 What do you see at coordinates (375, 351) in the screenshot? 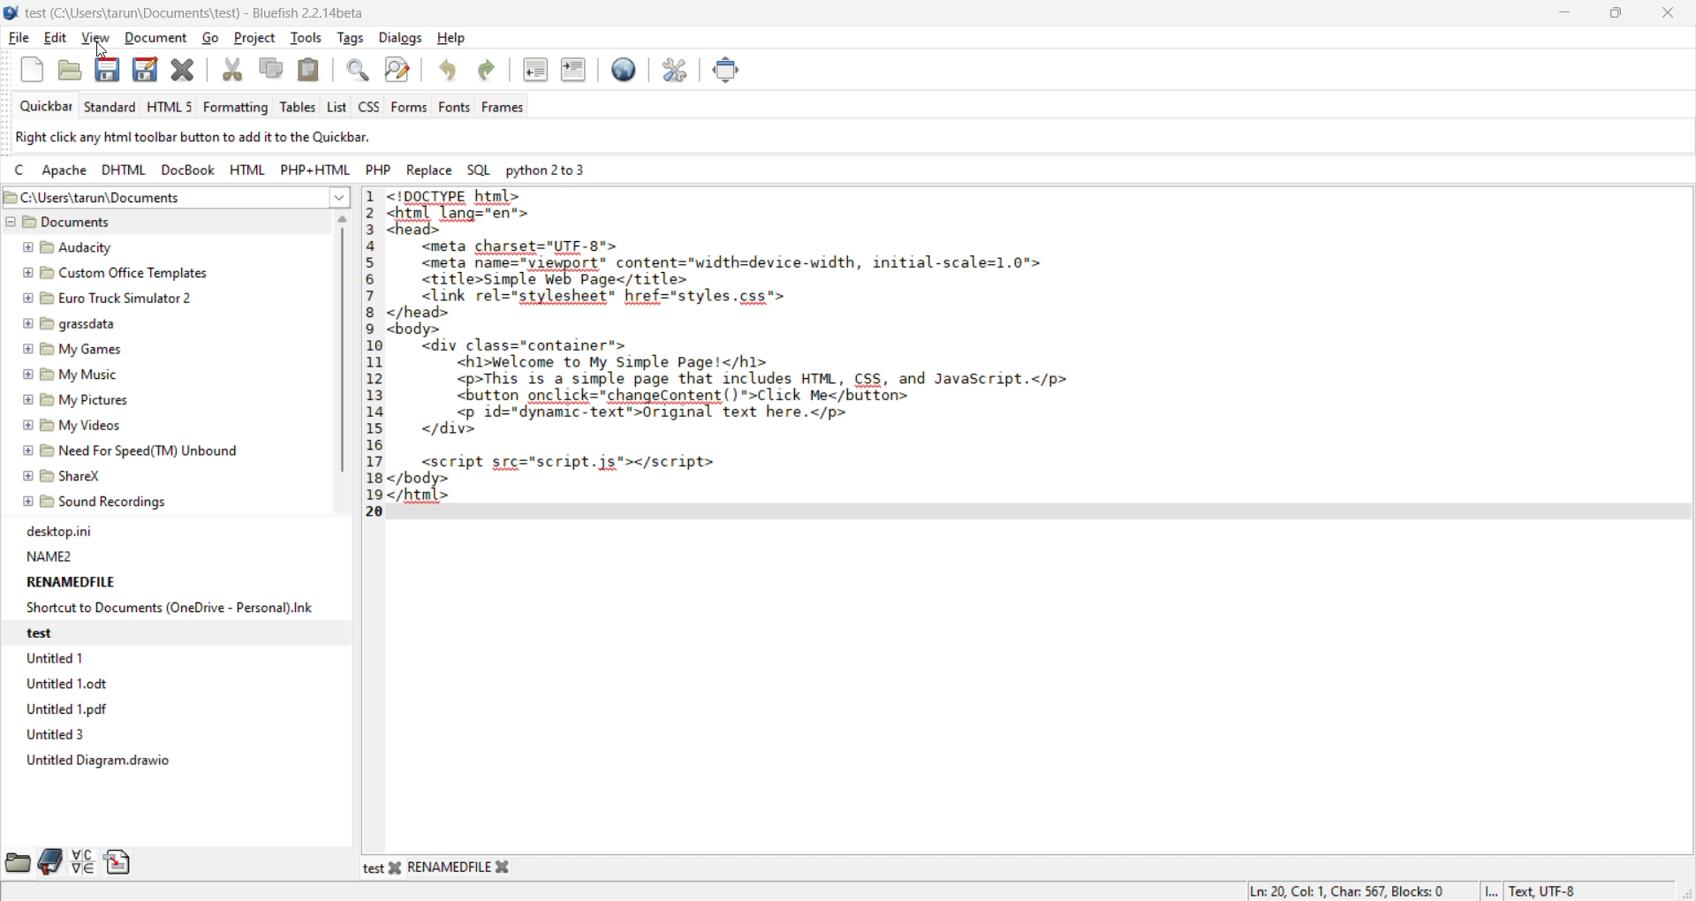
I see `line number` at bounding box center [375, 351].